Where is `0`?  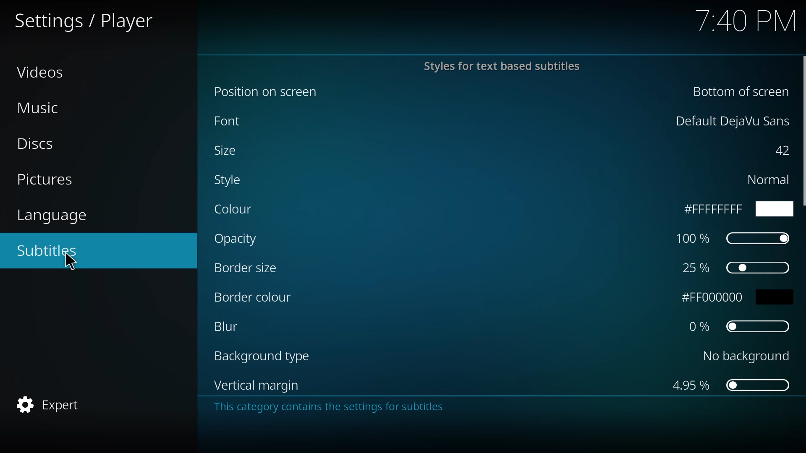
0 is located at coordinates (739, 325).